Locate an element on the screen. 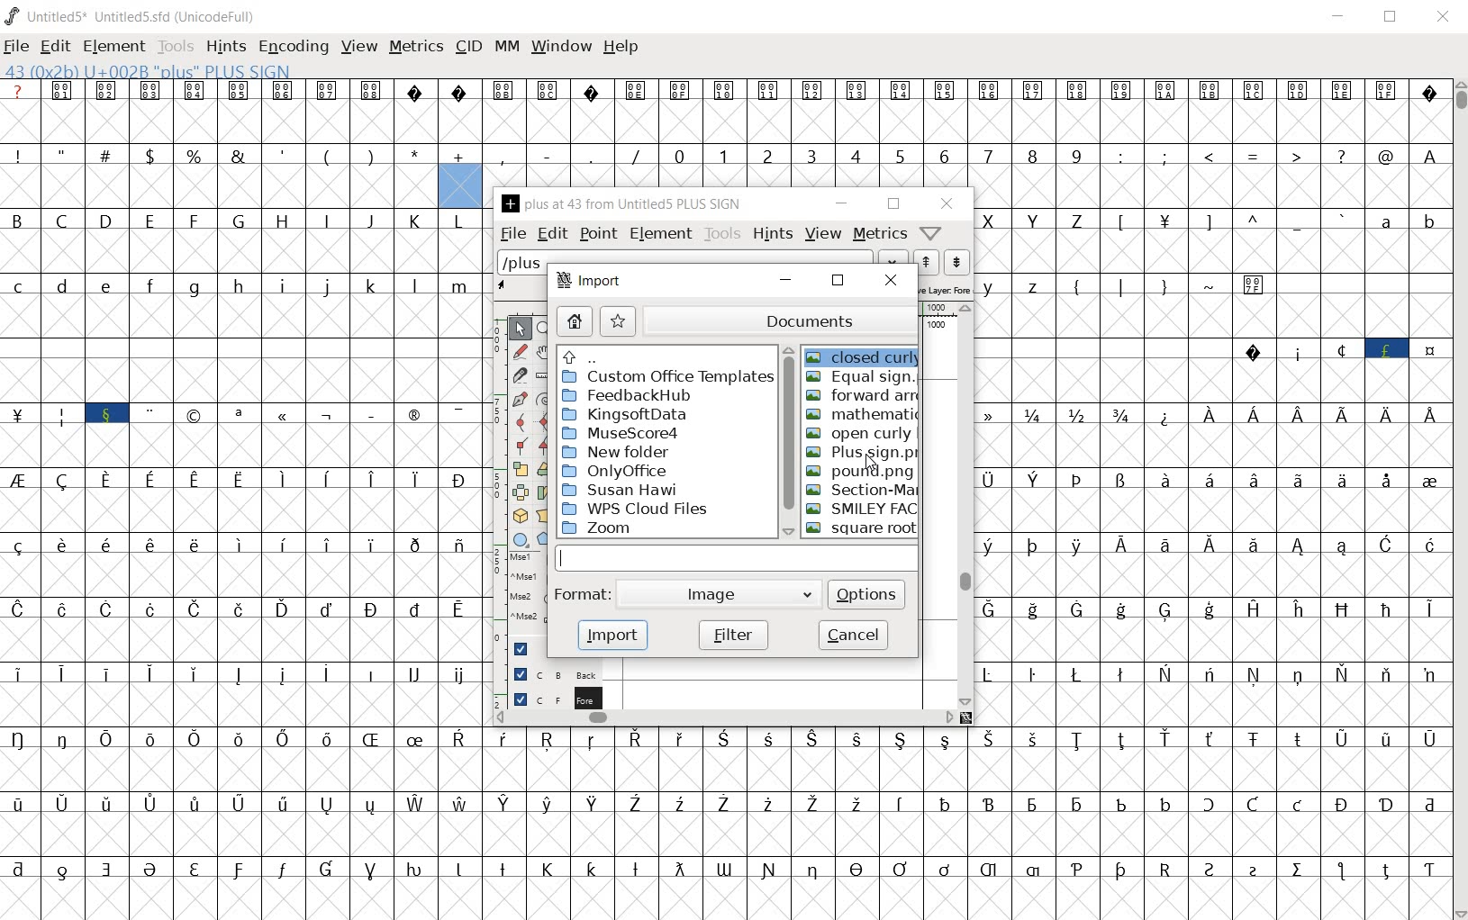 The height and width of the screenshot is (920, 1468). view is located at coordinates (823, 235).